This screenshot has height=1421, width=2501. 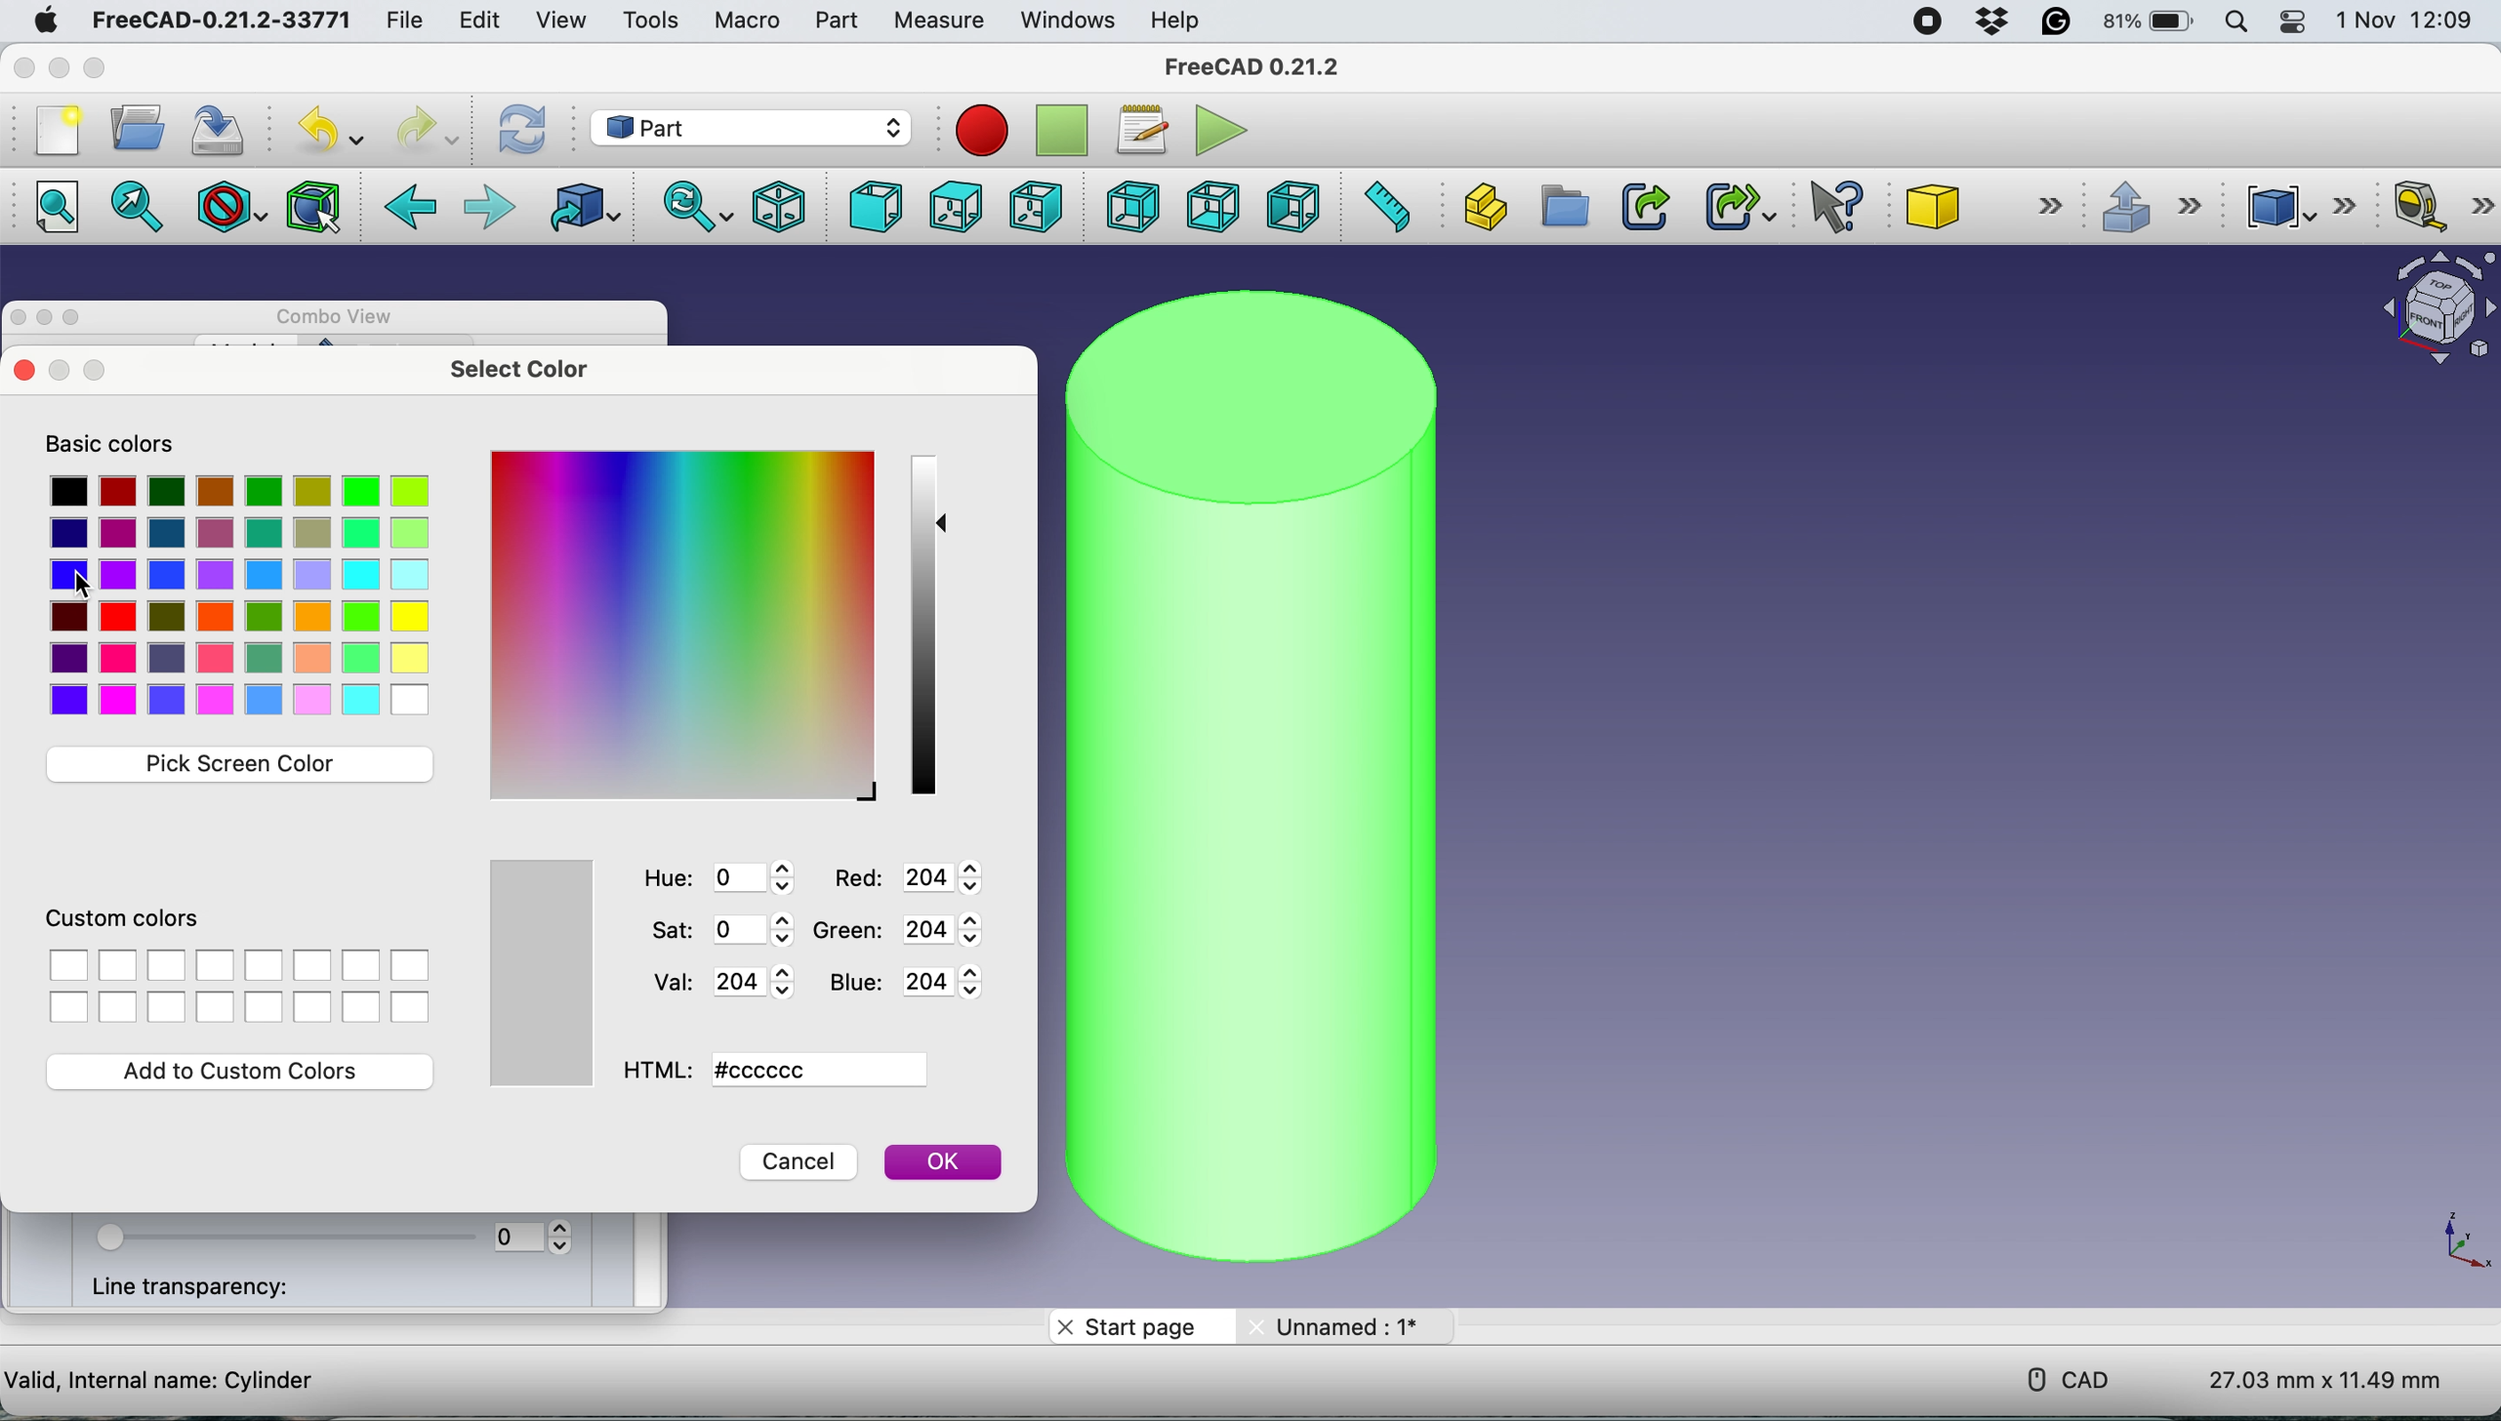 I want to click on create group, so click(x=1562, y=207).